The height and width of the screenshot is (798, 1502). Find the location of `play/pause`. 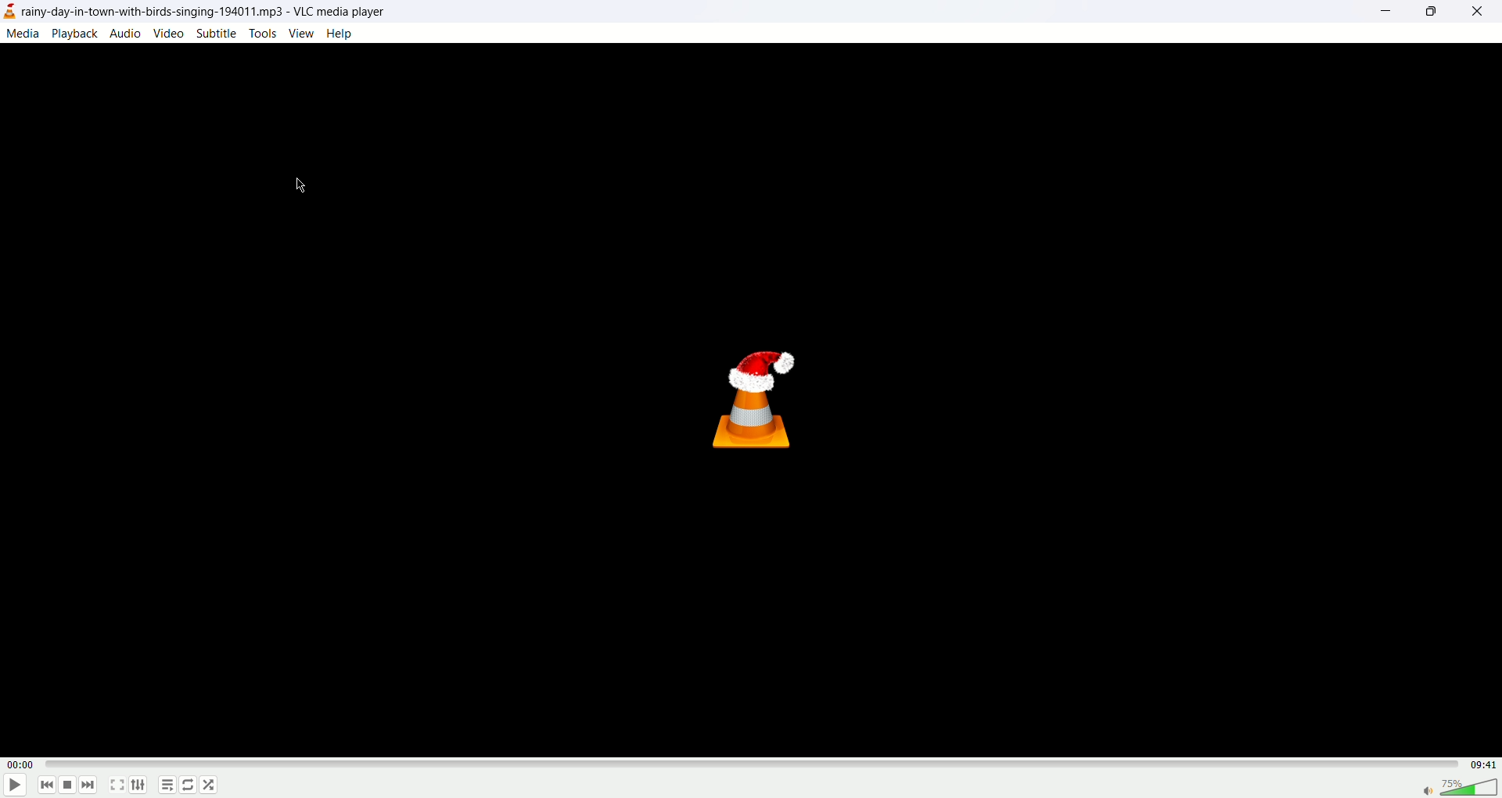

play/pause is located at coordinates (15, 786).